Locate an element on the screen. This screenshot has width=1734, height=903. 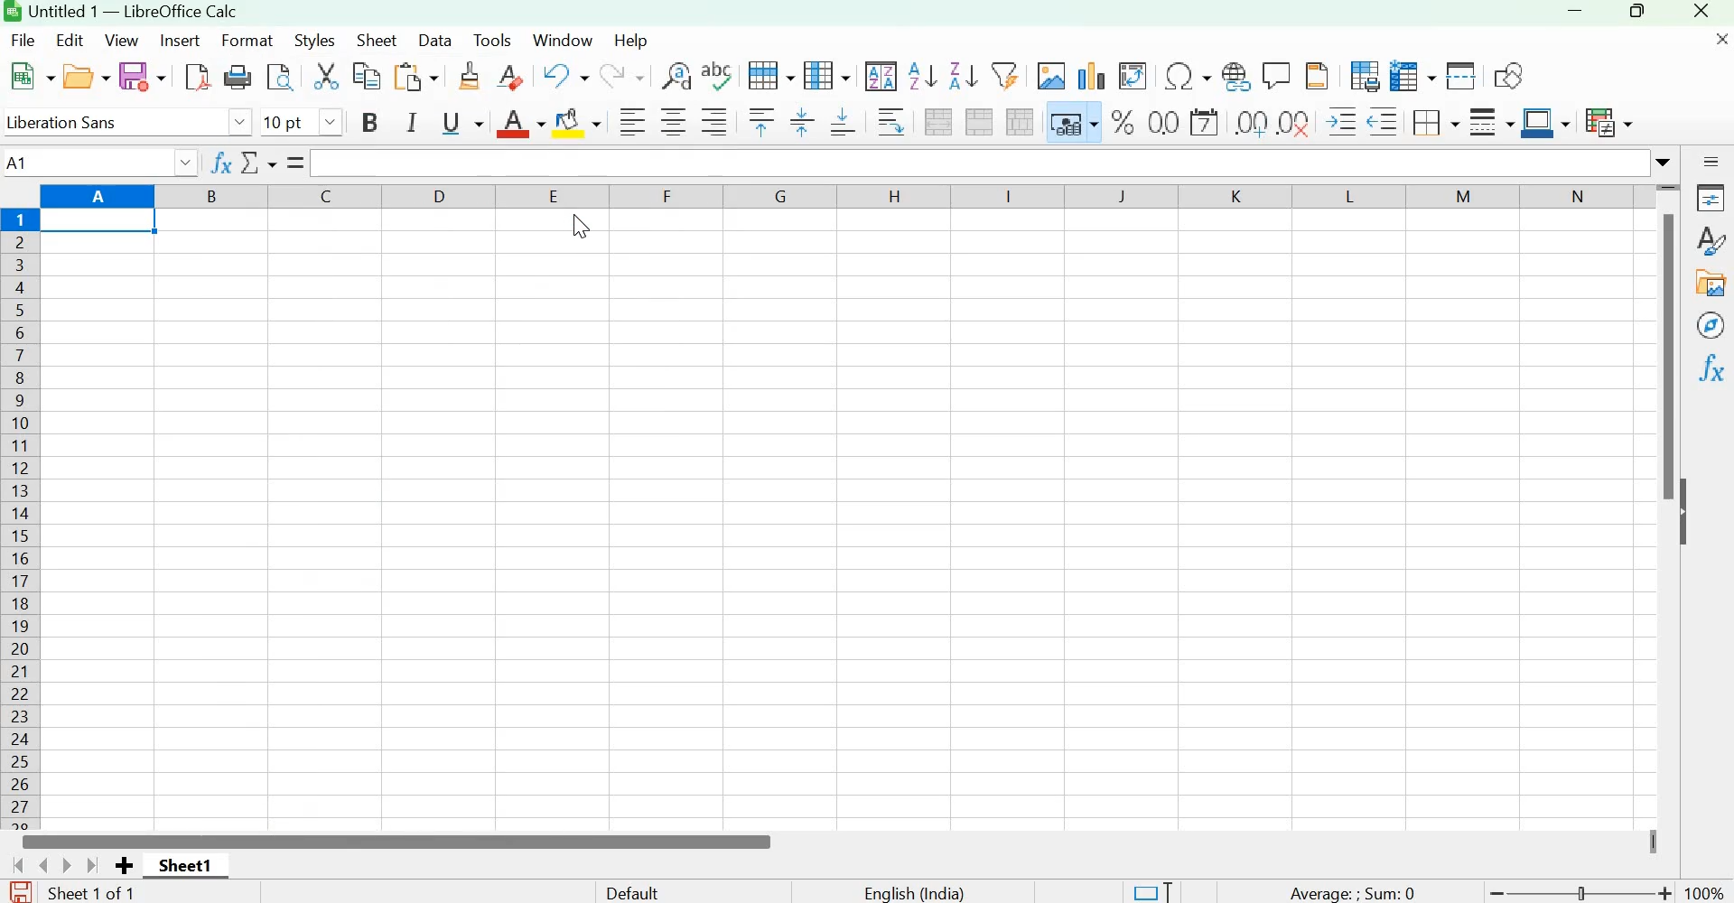
Merge cells is located at coordinates (979, 121).